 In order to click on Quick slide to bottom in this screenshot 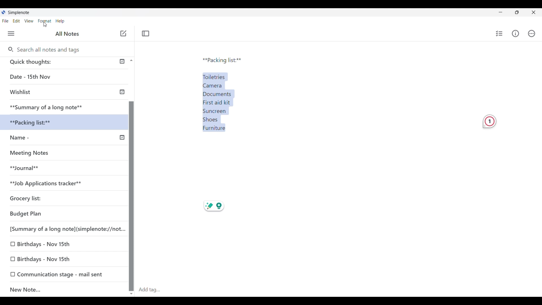, I will do `click(131, 294)`.